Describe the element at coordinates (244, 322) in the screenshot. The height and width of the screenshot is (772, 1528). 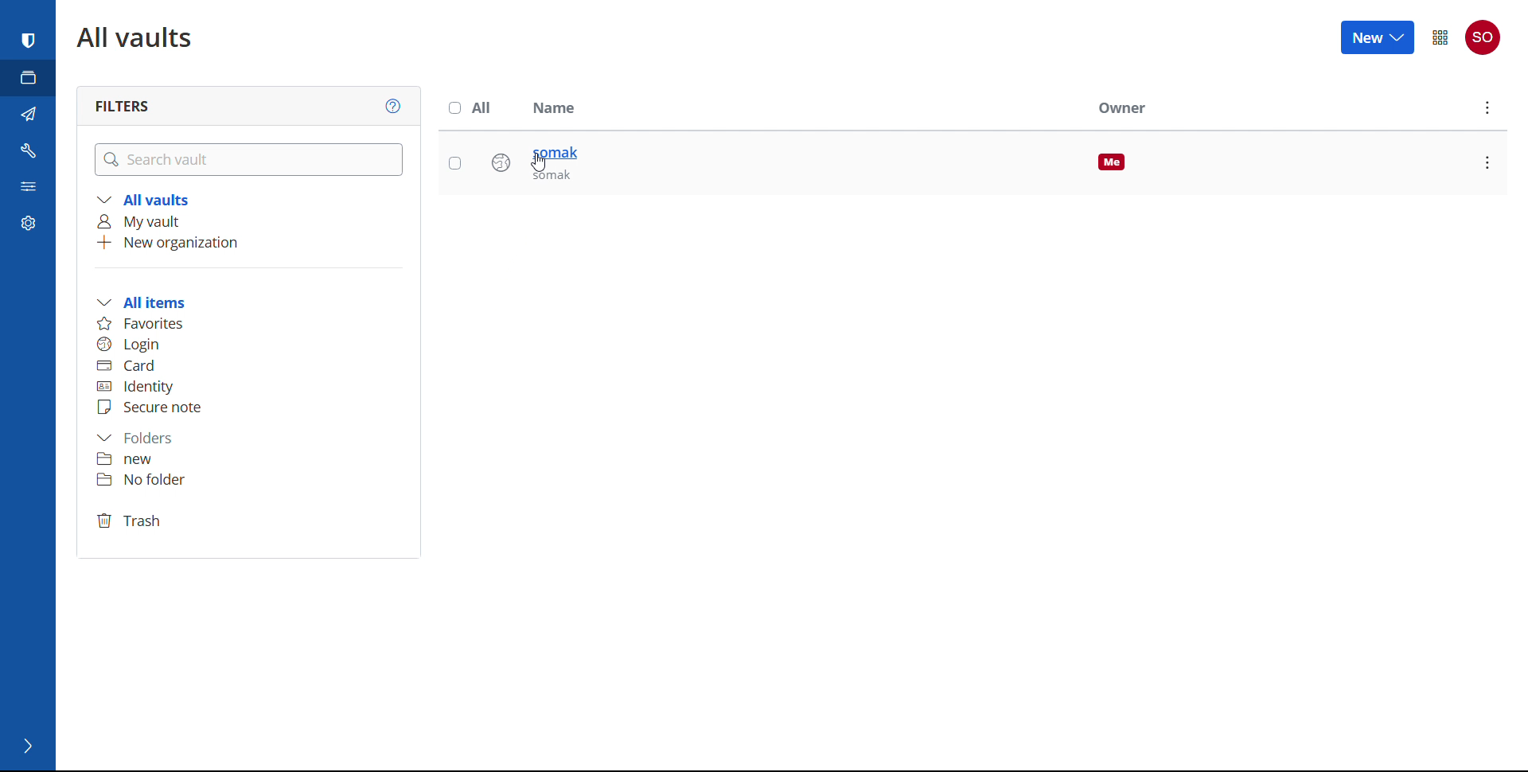
I see `favourites` at that location.